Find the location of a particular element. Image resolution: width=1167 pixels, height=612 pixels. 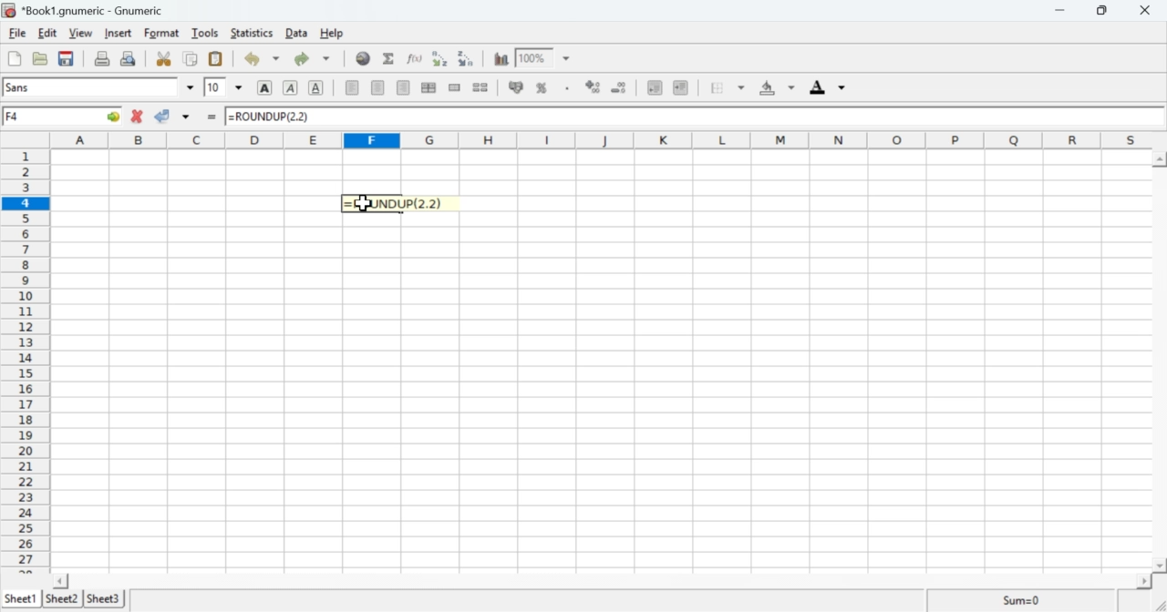

Border is located at coordinates (720, 87).